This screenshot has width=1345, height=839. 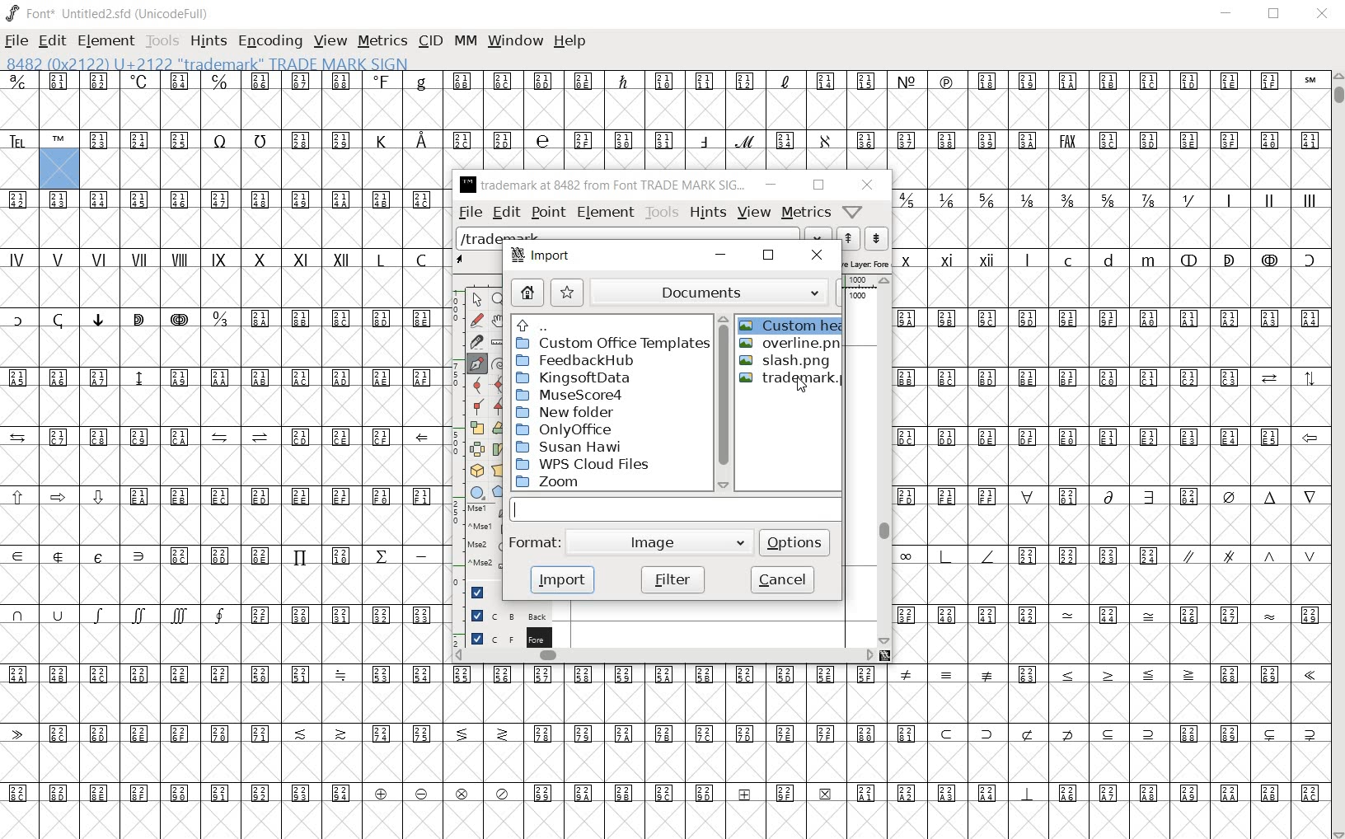 What do you see at coordinates (477, 299) in the screenshot?
I see `pointer` at bounding box center [477, 299].